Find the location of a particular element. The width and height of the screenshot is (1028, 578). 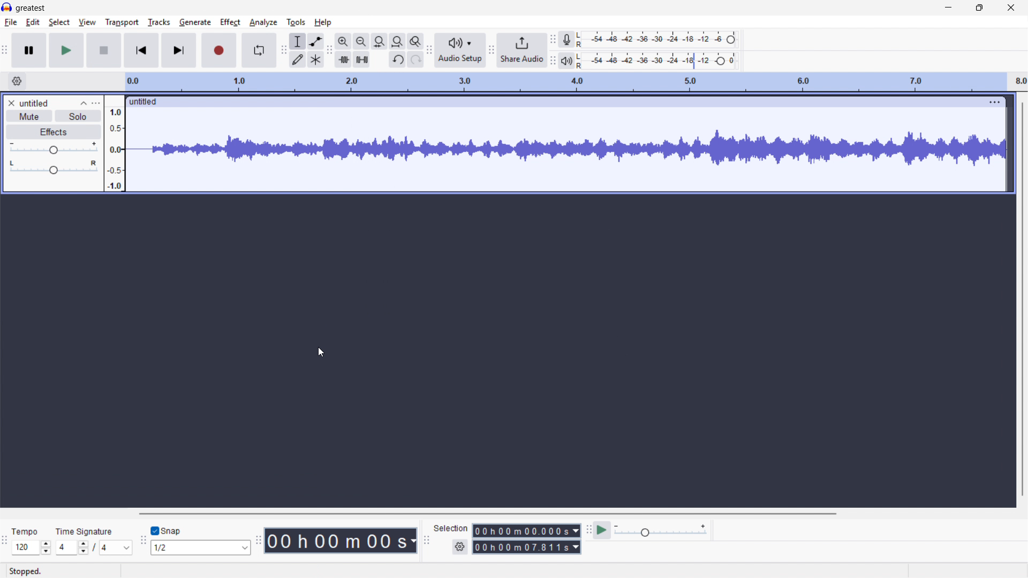

recording metre is located at coordinates (566, 40).